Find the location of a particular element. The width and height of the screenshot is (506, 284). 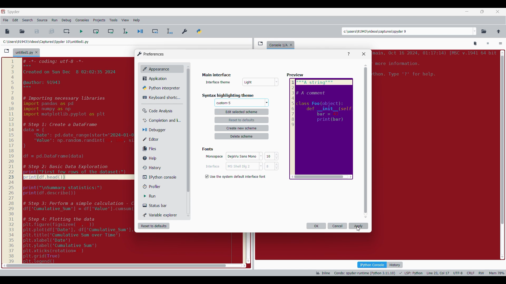

Python interpreter is located at coordinates (160, 88).